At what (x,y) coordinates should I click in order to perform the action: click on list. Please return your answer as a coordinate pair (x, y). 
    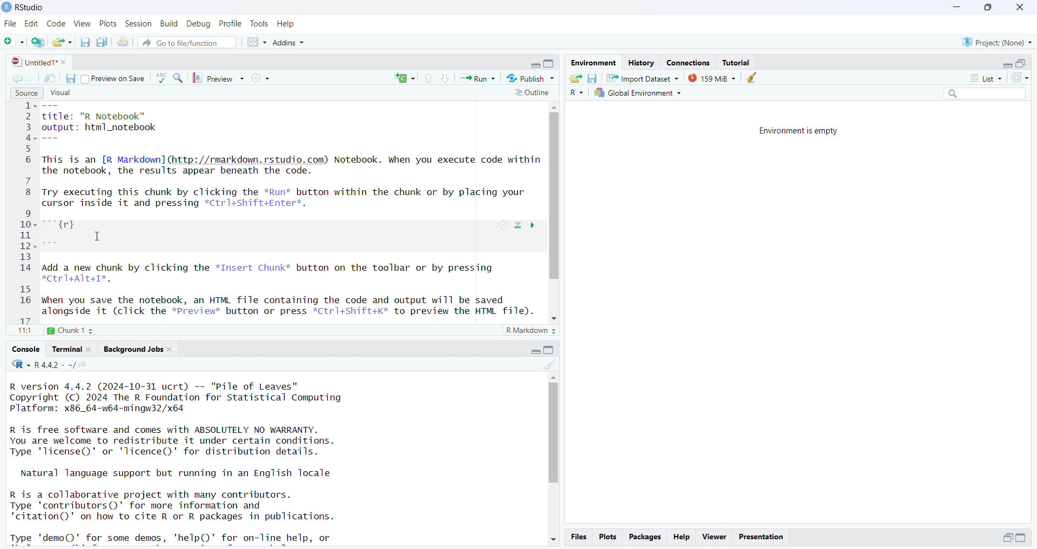
    Looking at the image, I should click on (981, 78).